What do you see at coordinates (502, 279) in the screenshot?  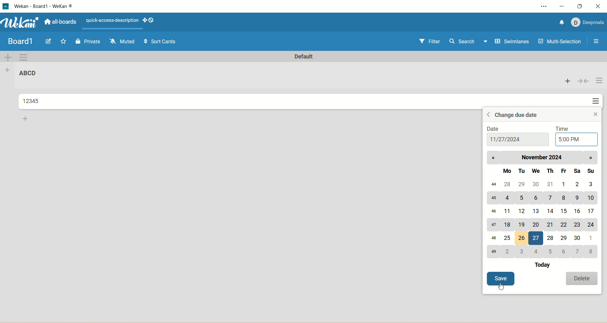 I see `save` at bounding box center [502, 279].